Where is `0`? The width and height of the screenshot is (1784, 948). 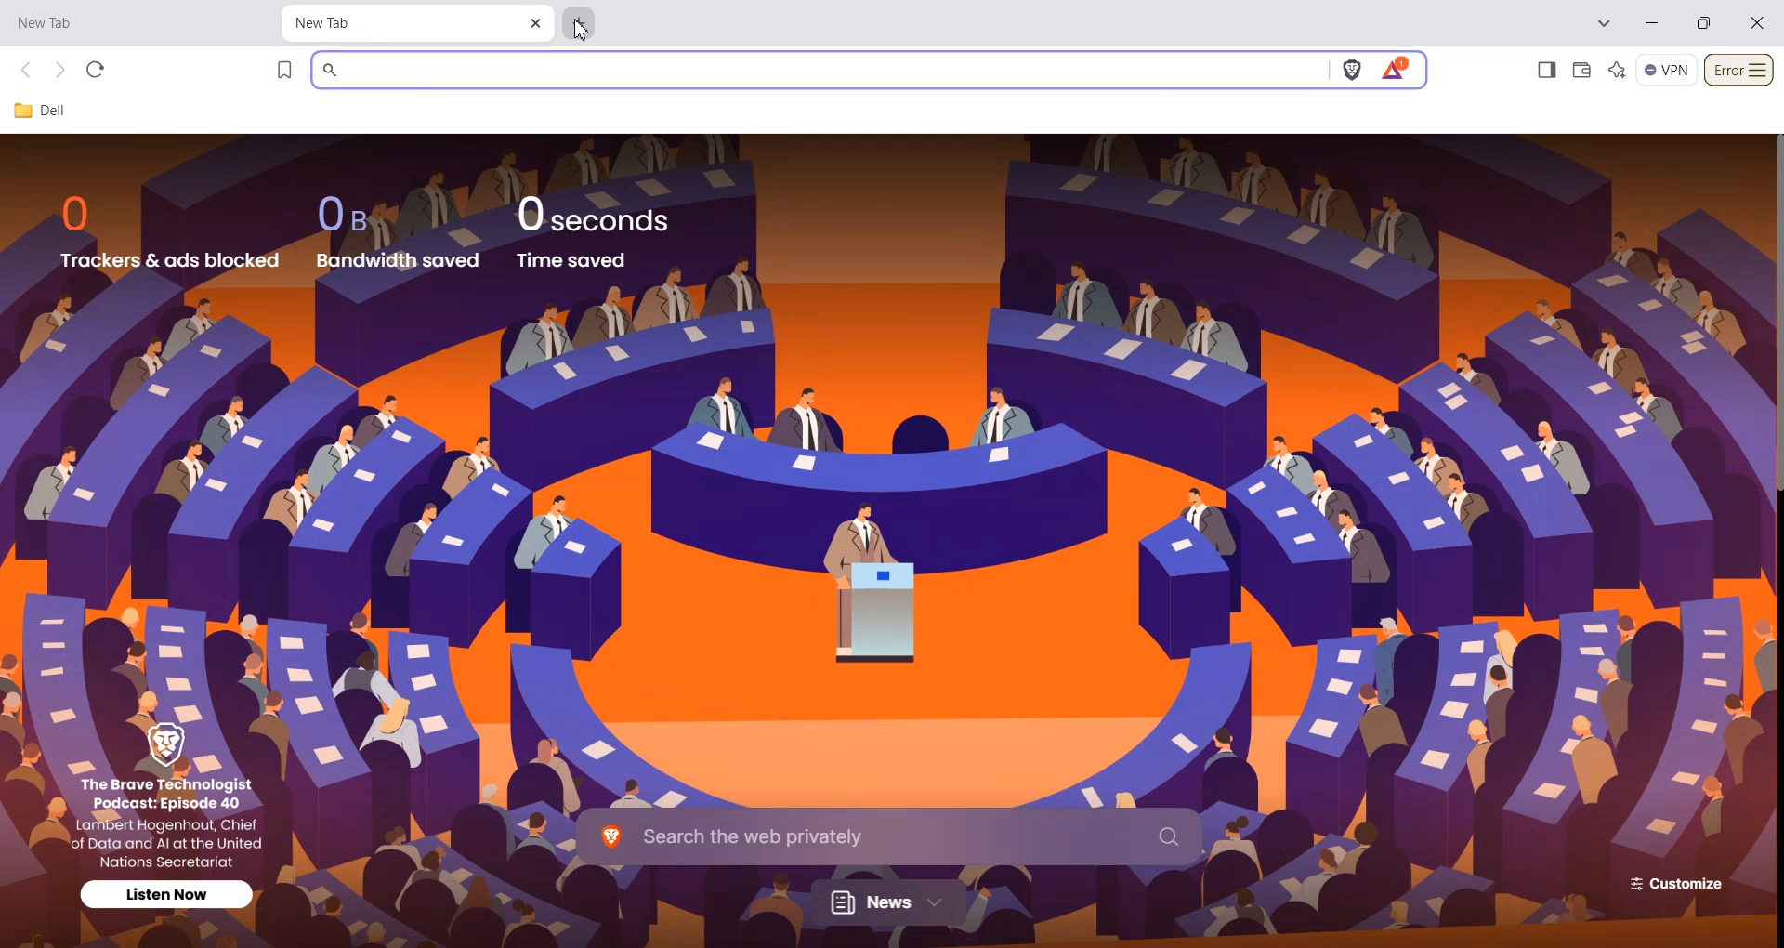
0 is located at coordinates (84, 213).